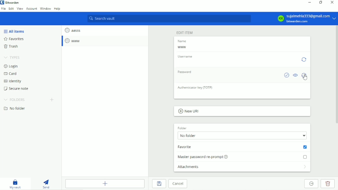 This screenshot has width=338, height=190. Describe the element at coordinates (31, 9) in the screenshot. I see `Account` at that location.